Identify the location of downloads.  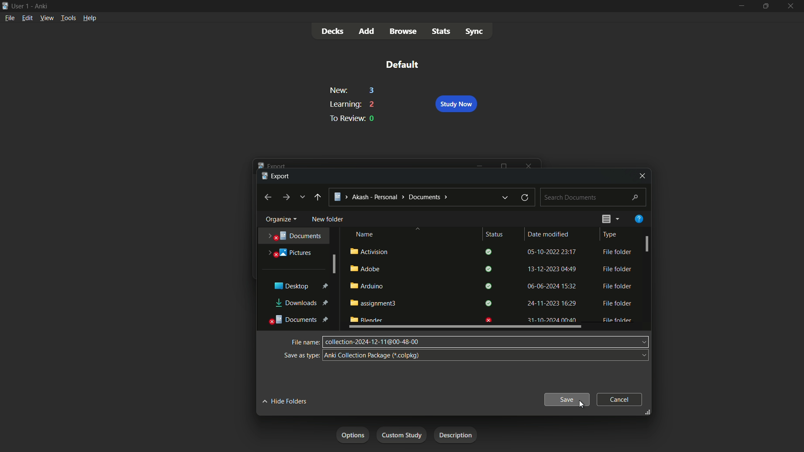
(302, 303).